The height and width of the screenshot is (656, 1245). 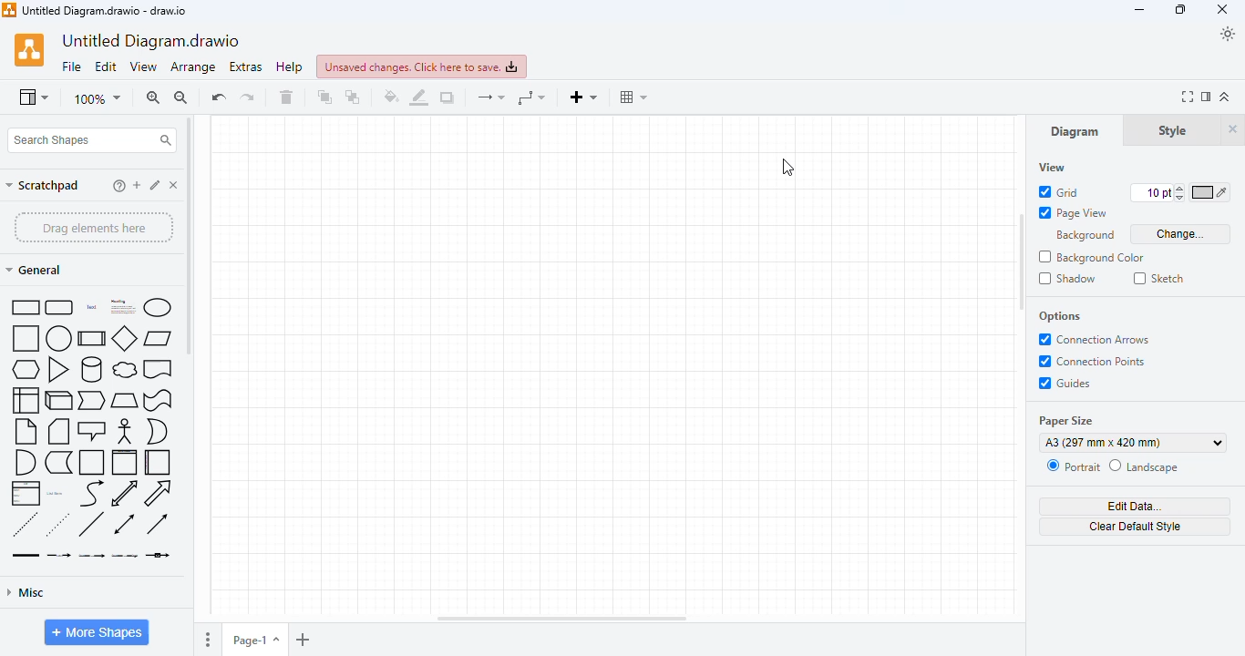 What do you see at coordinates (143, 67) in the screenshot?
I see `view` at bounding box center [143, 67].